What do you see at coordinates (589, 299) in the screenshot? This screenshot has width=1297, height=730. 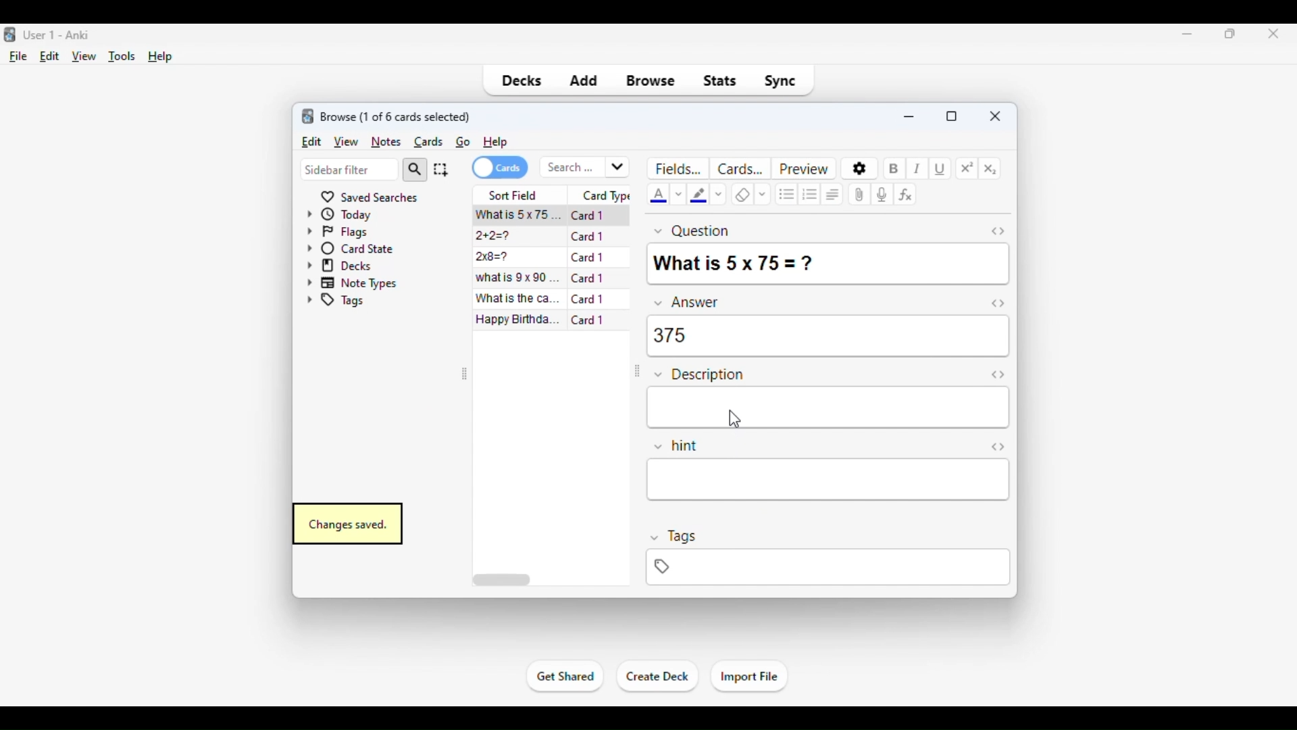 I see `card 1` at bounding box center [589, 299].